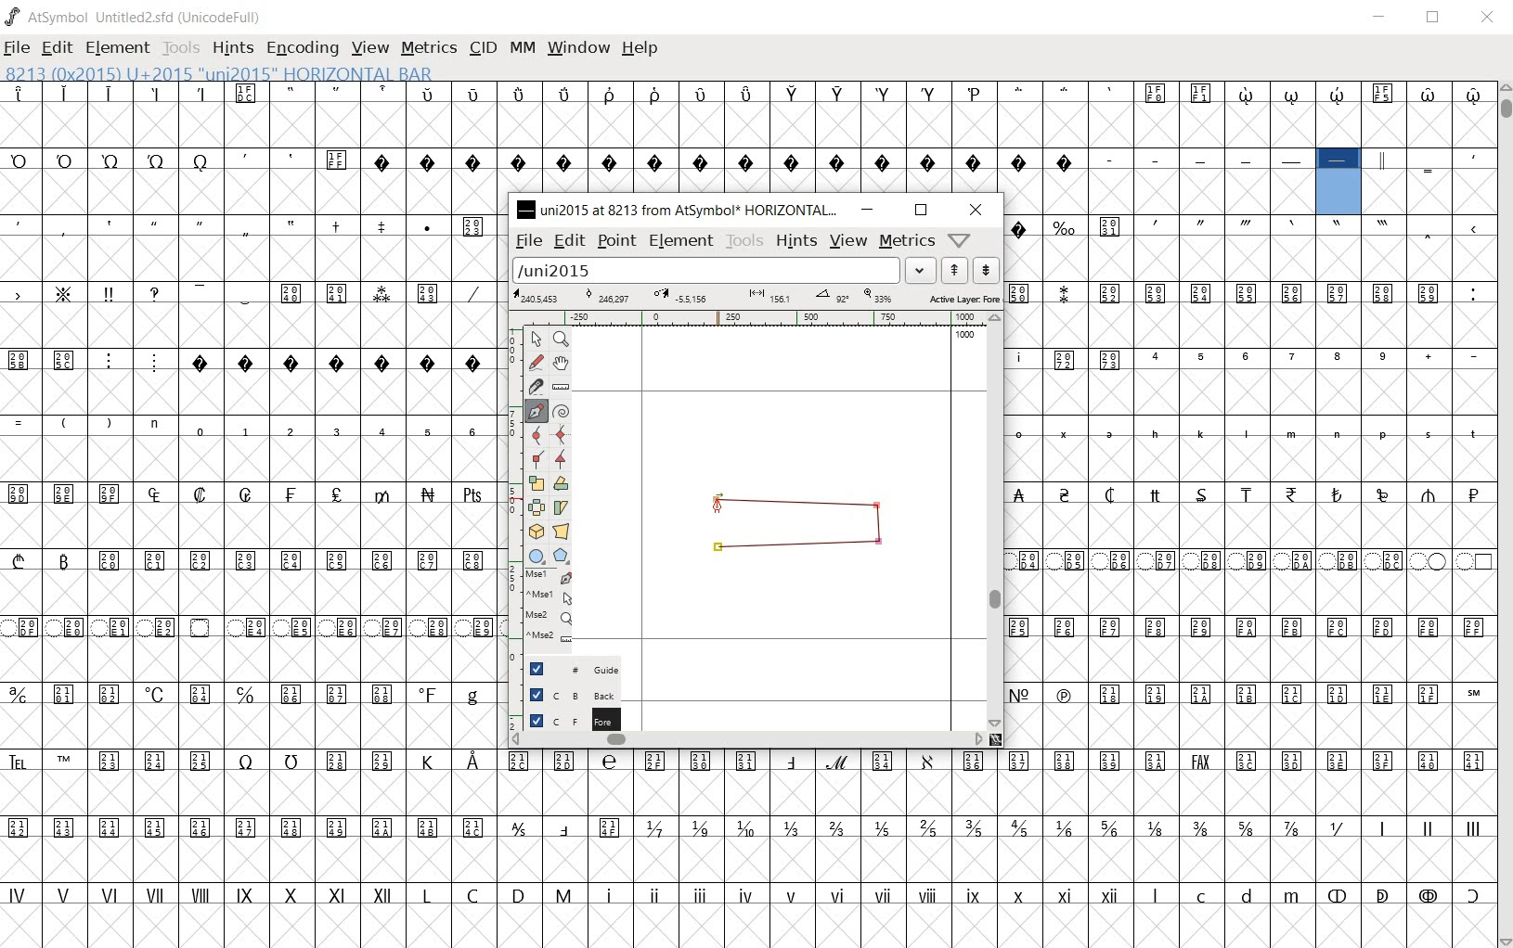 The height and width of the screenshot is (948, 1513). I want to click on draw a freehand curve, so click(536, 362).